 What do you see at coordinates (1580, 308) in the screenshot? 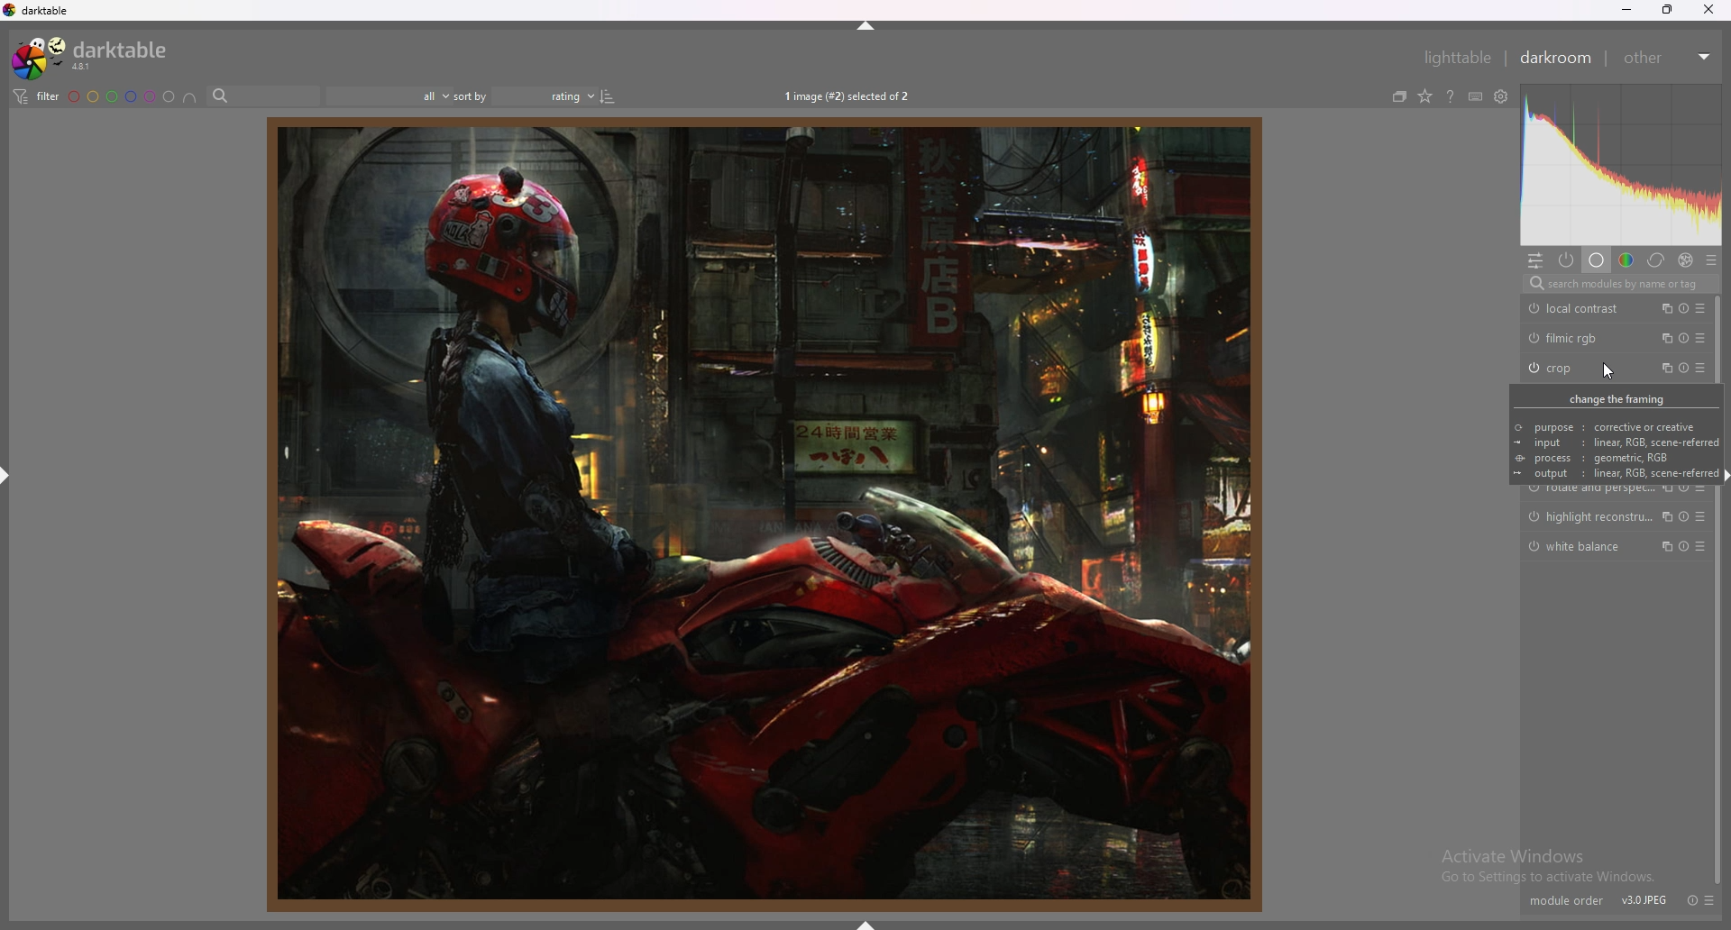
I see `local contrast` at bounding box center [1580, 308].